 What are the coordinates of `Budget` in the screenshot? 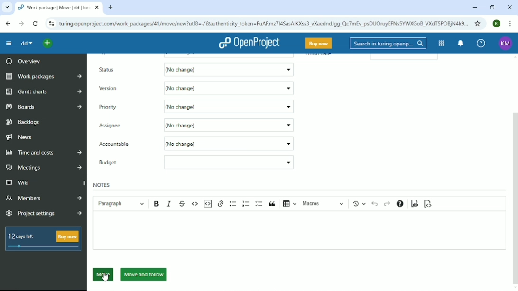 It's located at (110, 162).